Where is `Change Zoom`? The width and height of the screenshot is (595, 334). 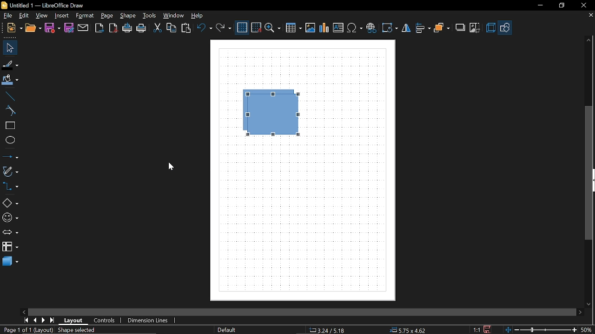 Change Zoom is located at coordinates (540, 330).